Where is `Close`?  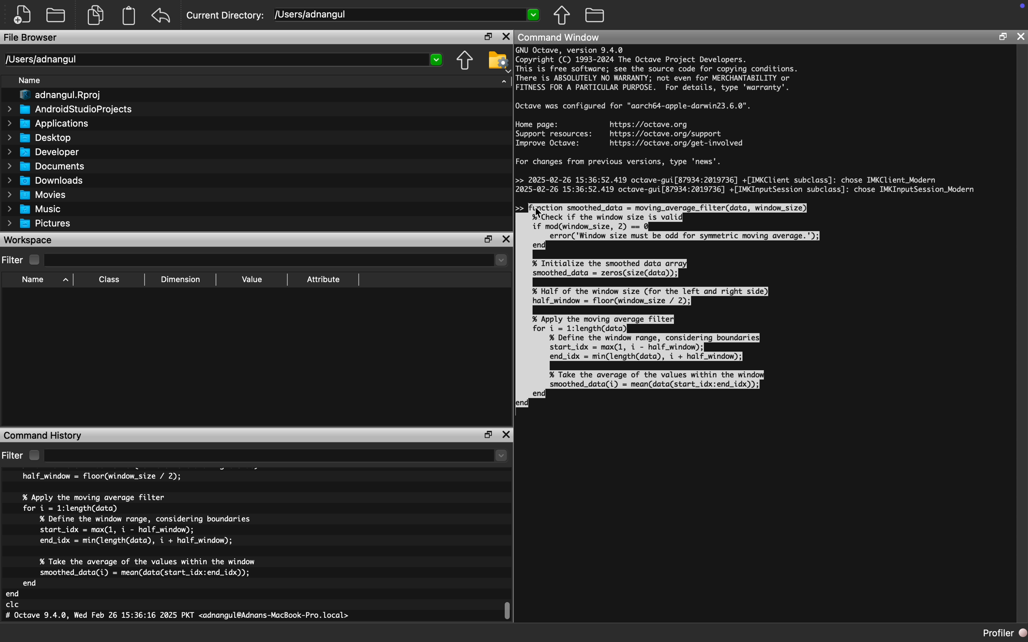
Close is located at coordinates (506, 435).